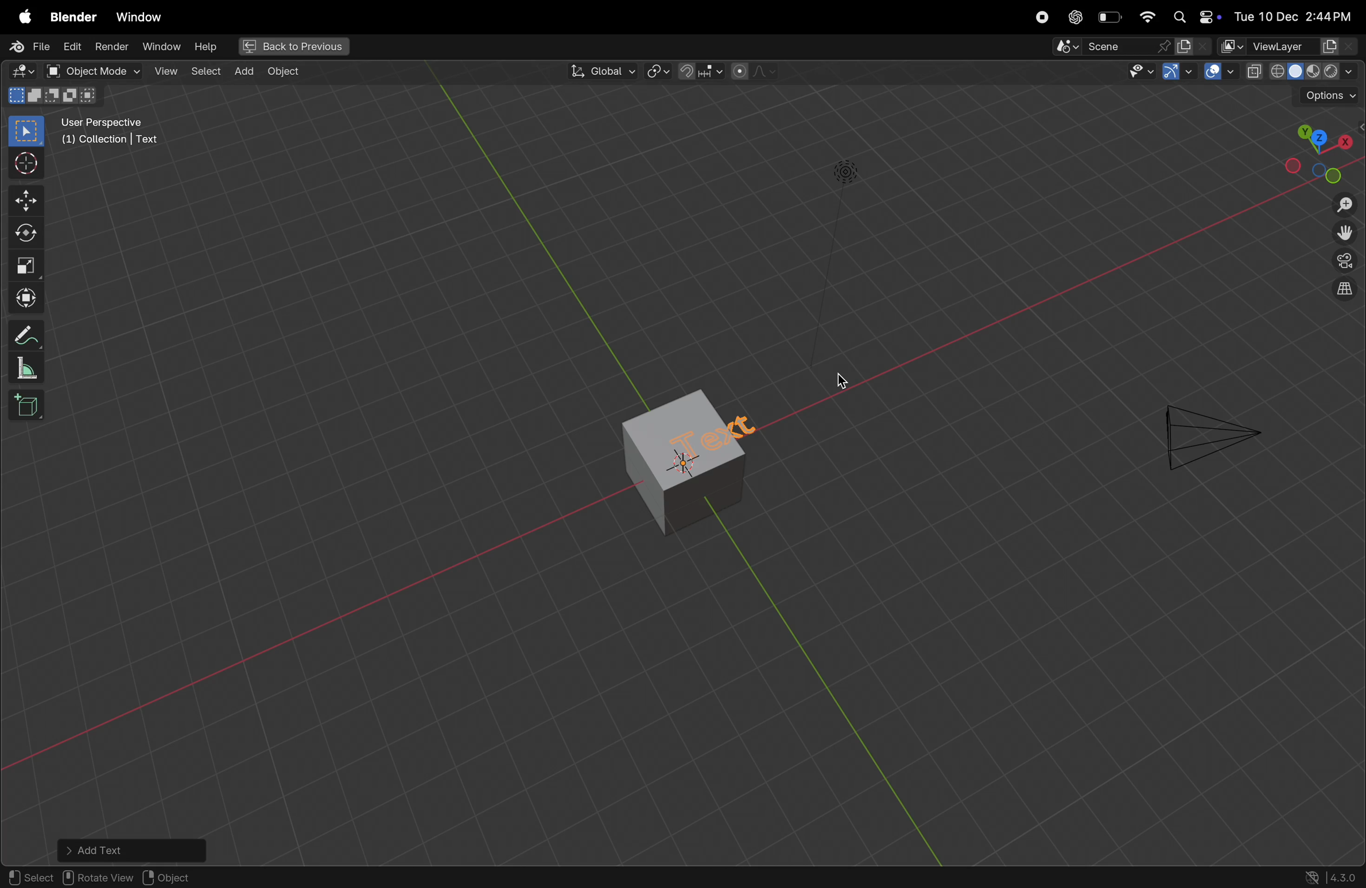 Image resolution: width=1366 pixels, height=888 pixels. Describe the element at coordinates (206, 73) in the screenshot. I see `select` at that location.